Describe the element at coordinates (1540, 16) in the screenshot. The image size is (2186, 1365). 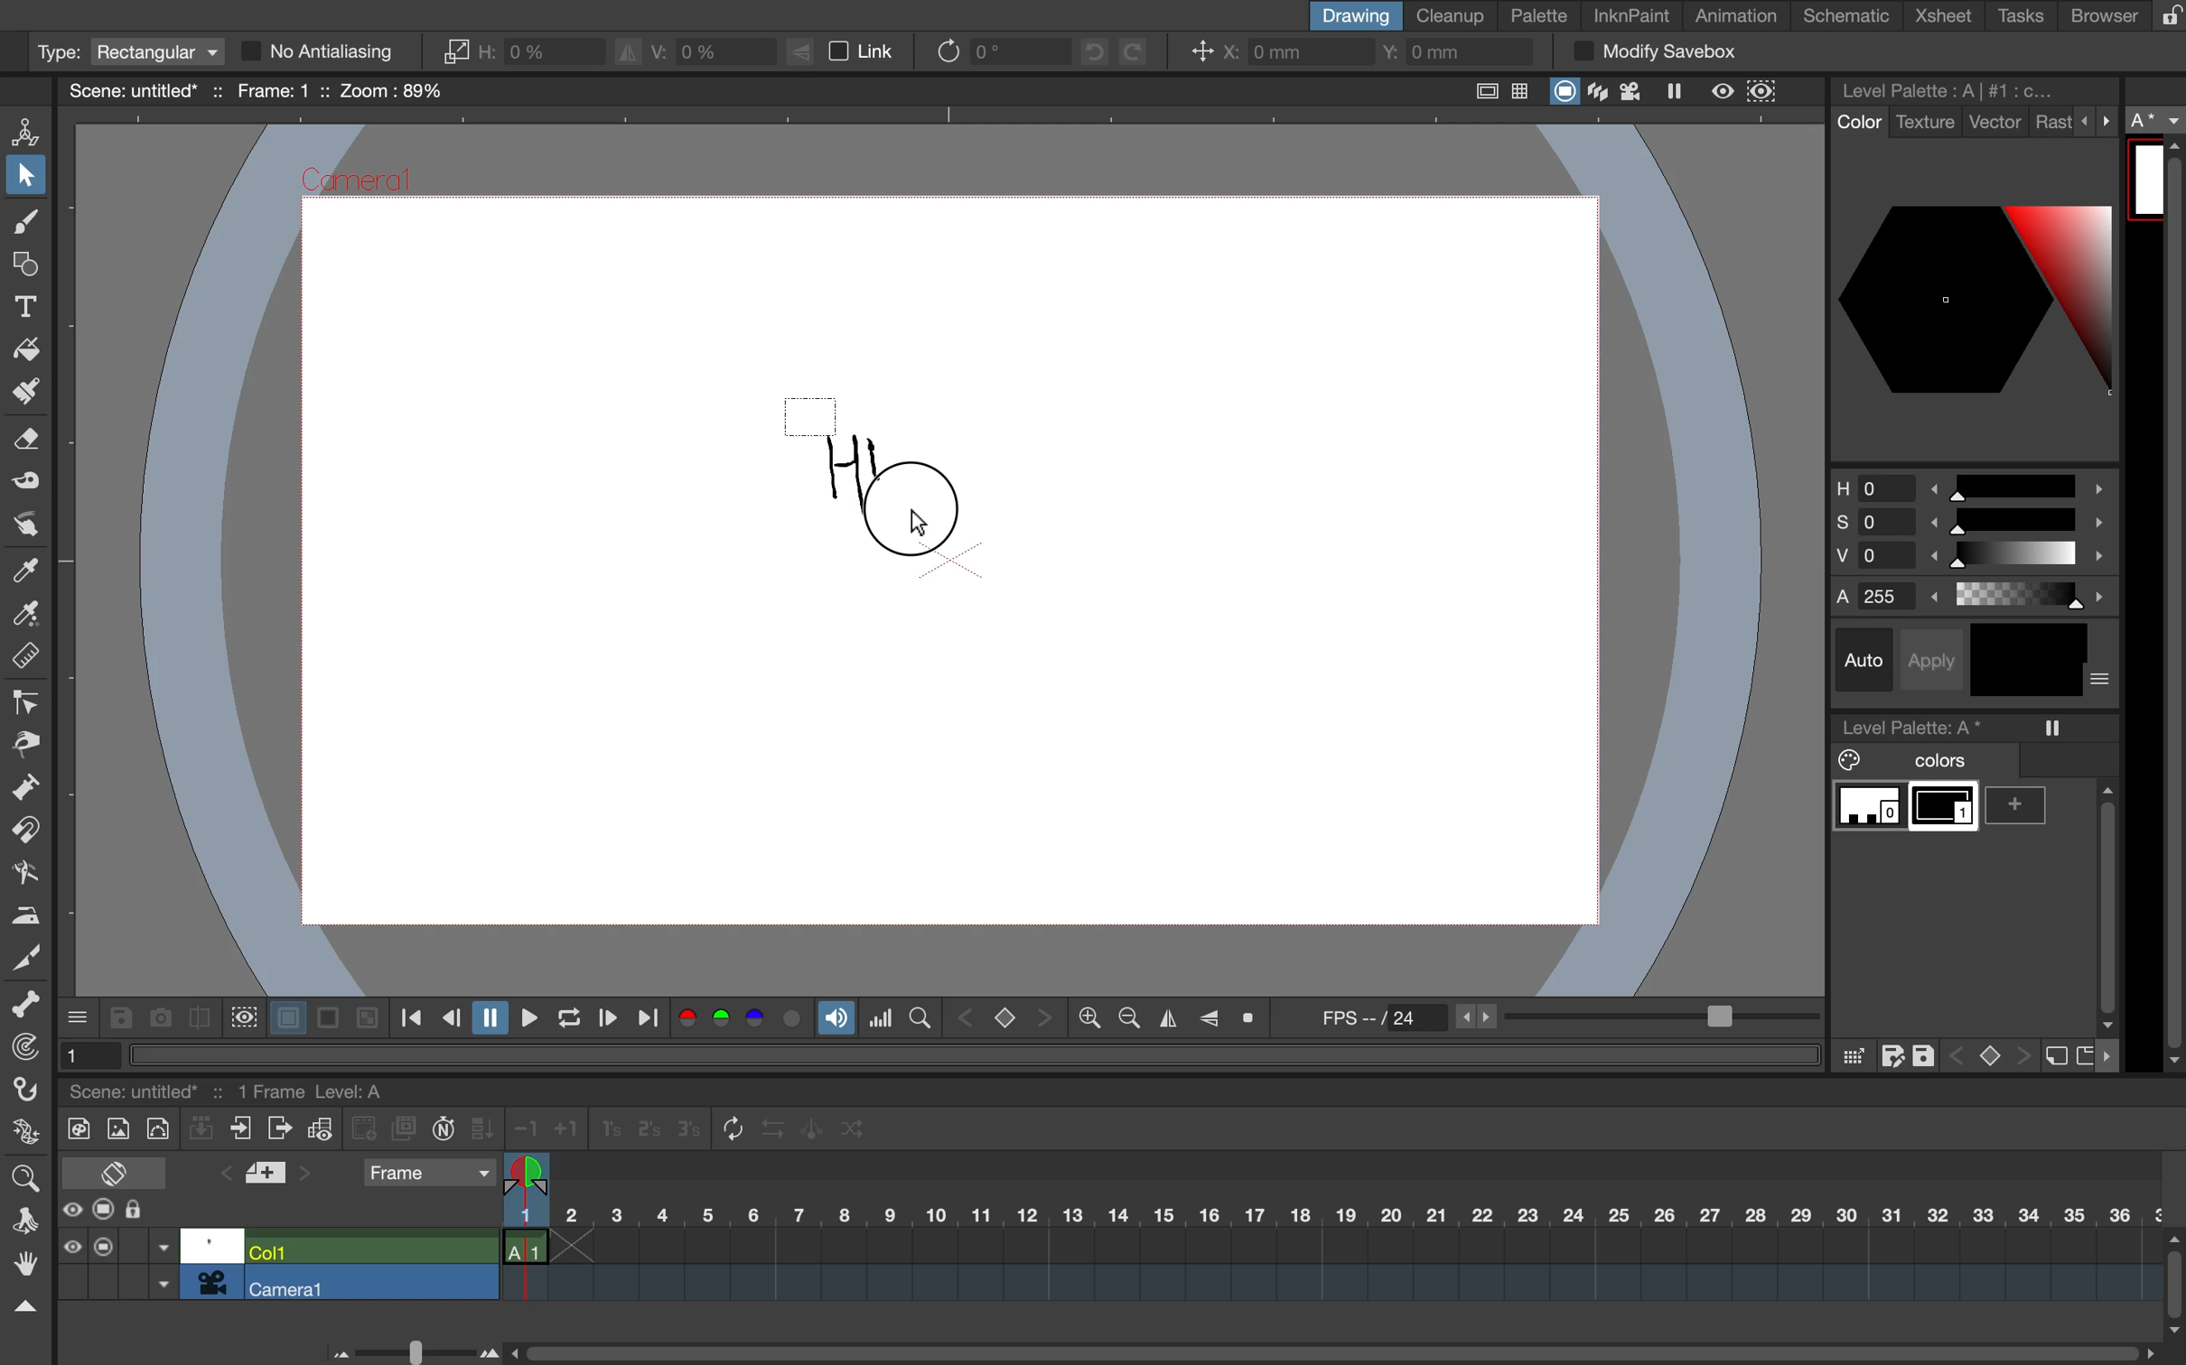
I see `palette` at that location.